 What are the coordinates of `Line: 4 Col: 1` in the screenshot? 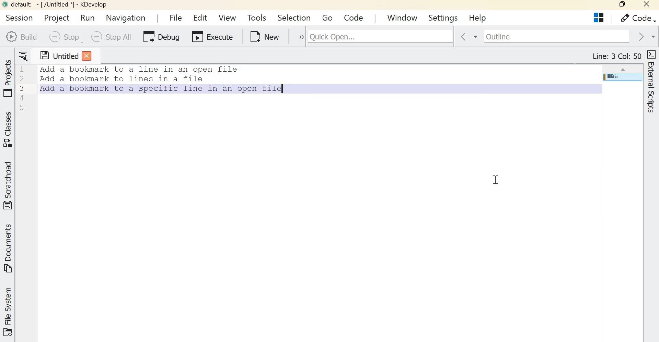 It's located at (618, 57).